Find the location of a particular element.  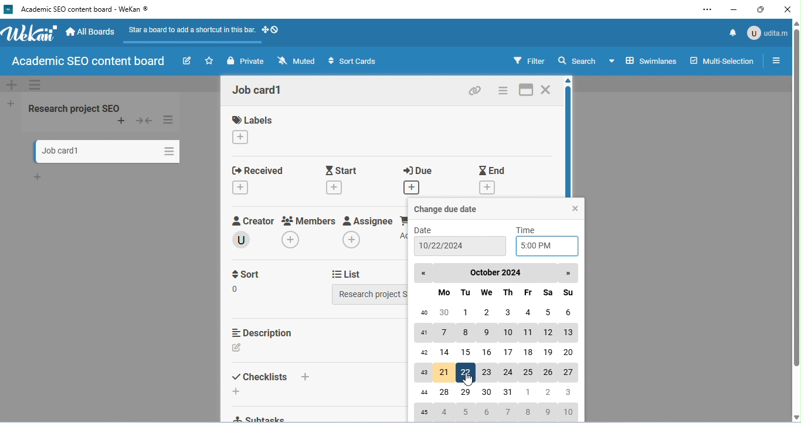

private is located at coordinates (247, 61).